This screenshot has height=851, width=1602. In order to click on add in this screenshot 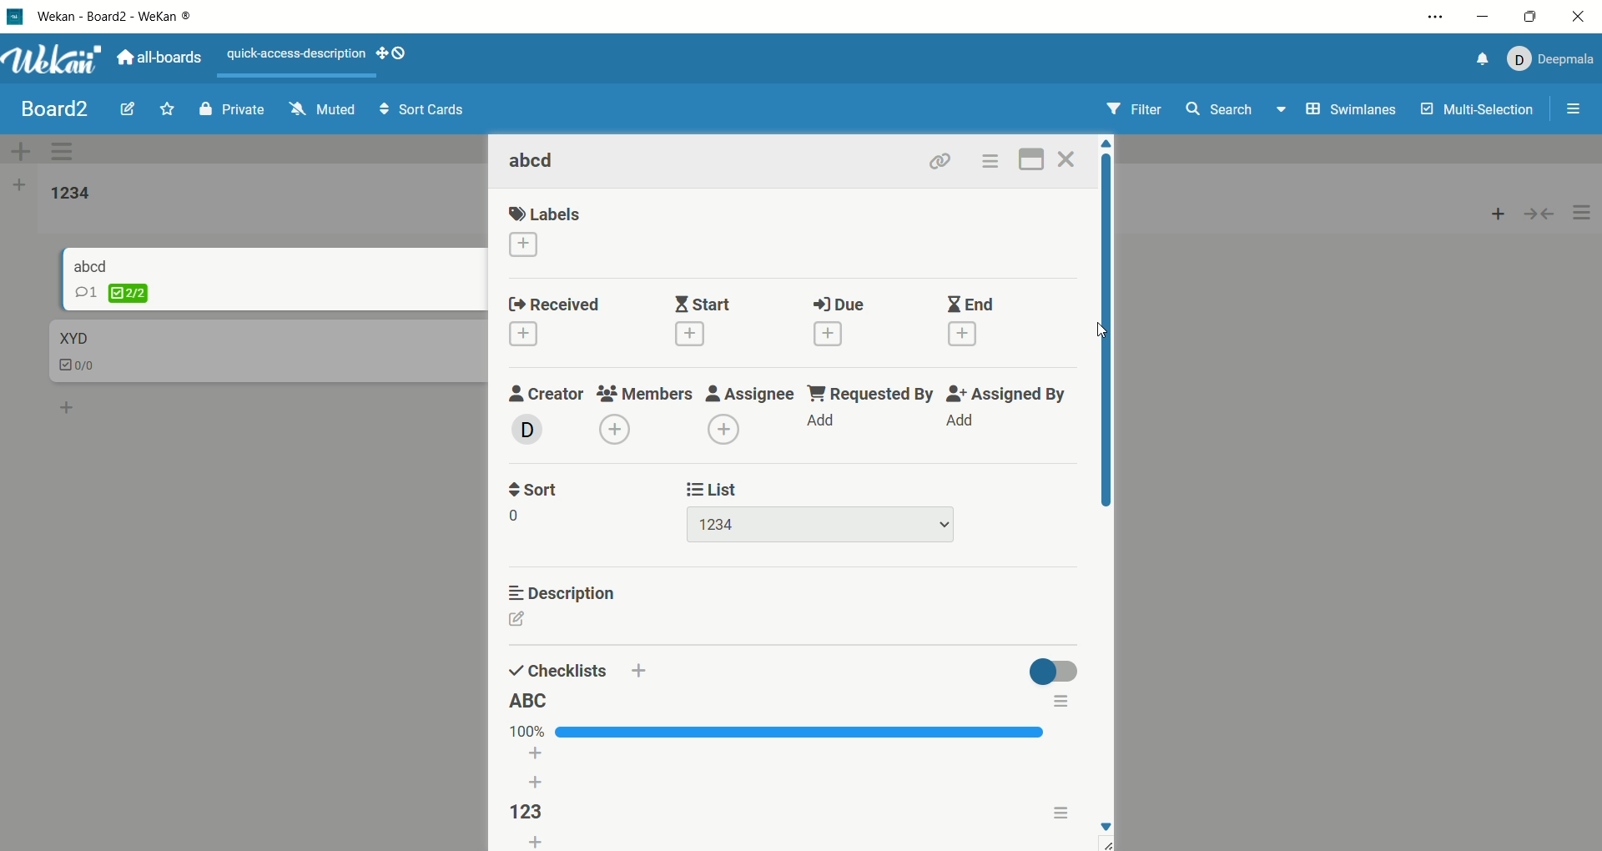, I will do `click(829, 334)`.